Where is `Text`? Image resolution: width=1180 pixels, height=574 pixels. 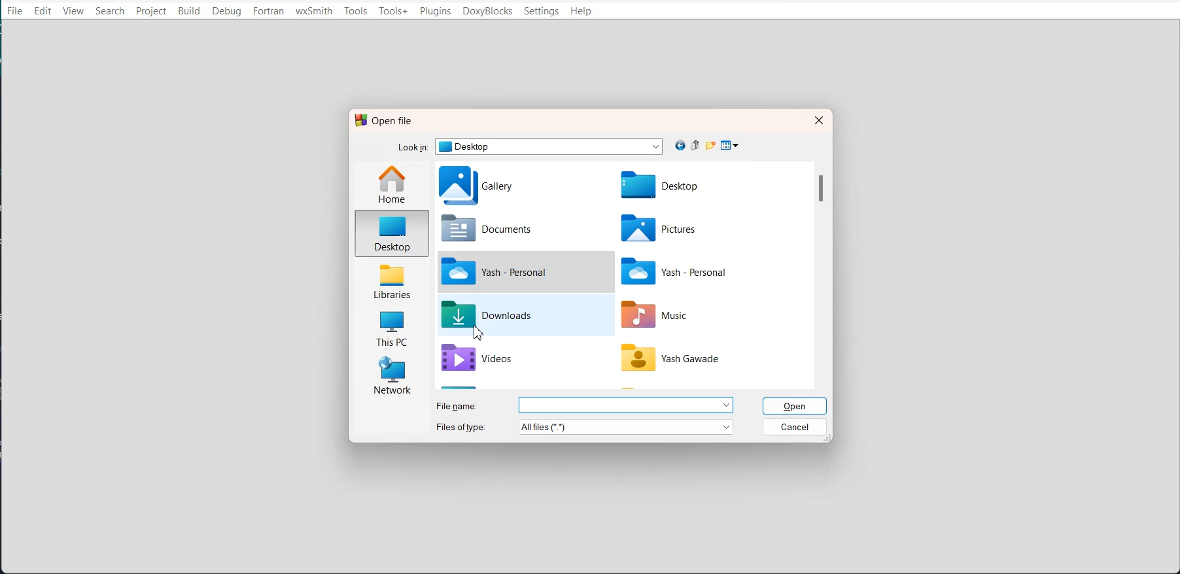 Text is located at coordinates (384, 120).